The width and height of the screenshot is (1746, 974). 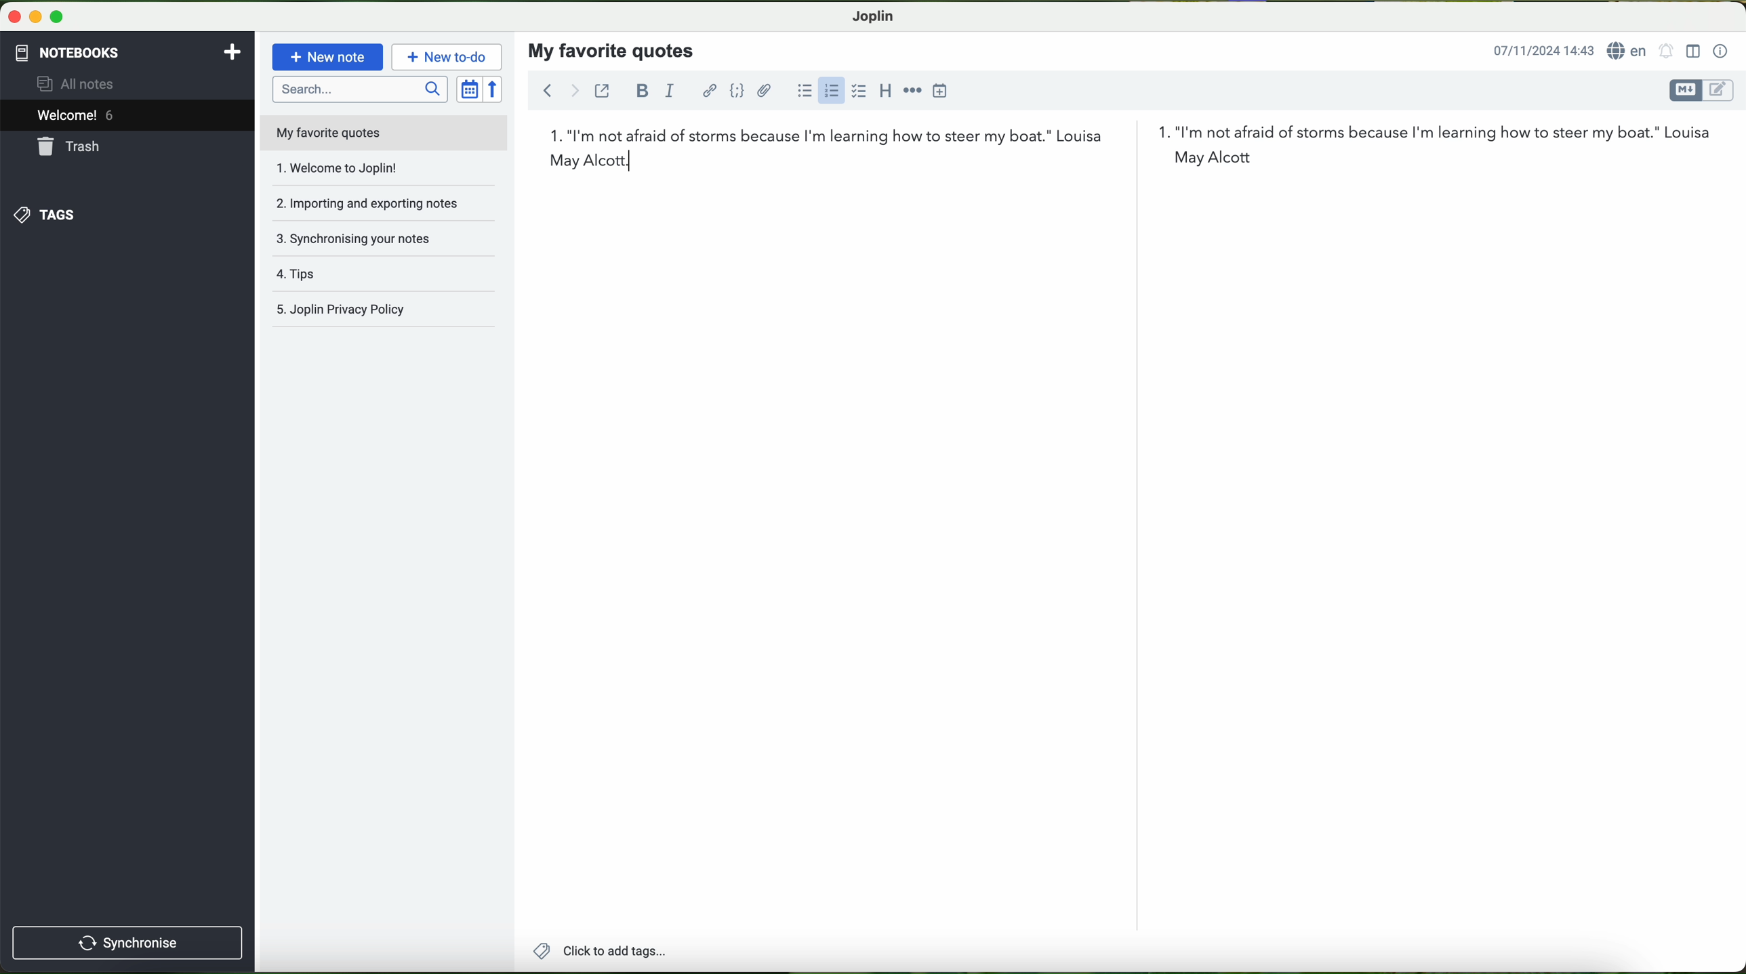 What do you see at coordinates (369, 169) in the screenshot?
I see `welcome to joplin` at bounding box center [369, 169].